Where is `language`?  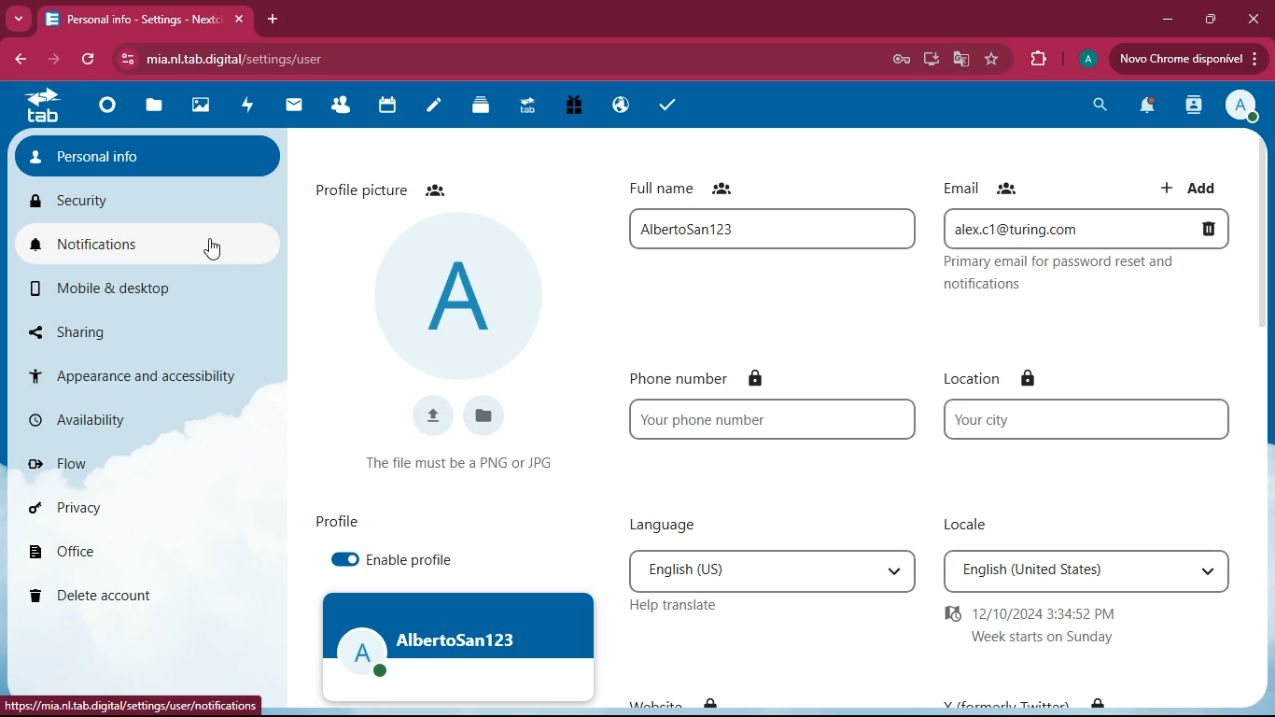 language is located at coordinates (662, 525).